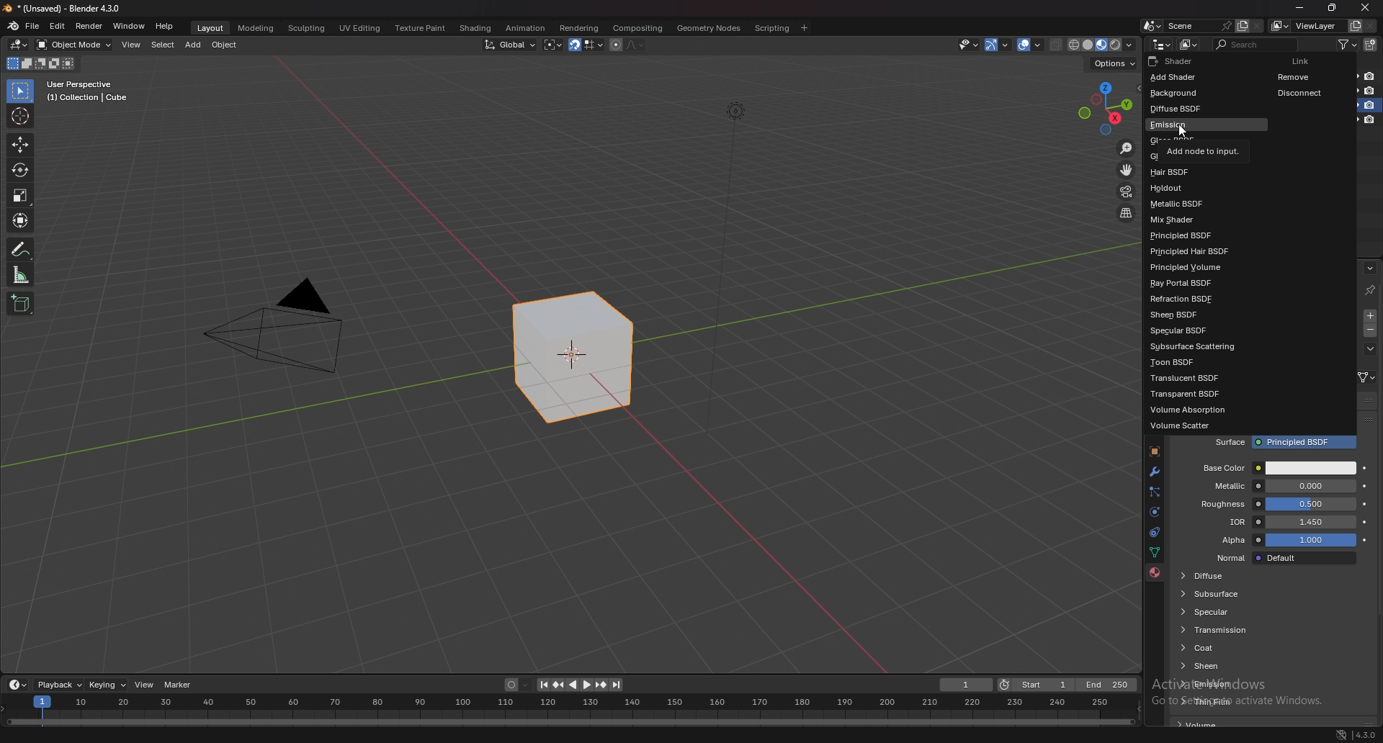  I want to click on measure, so click(21, 274).